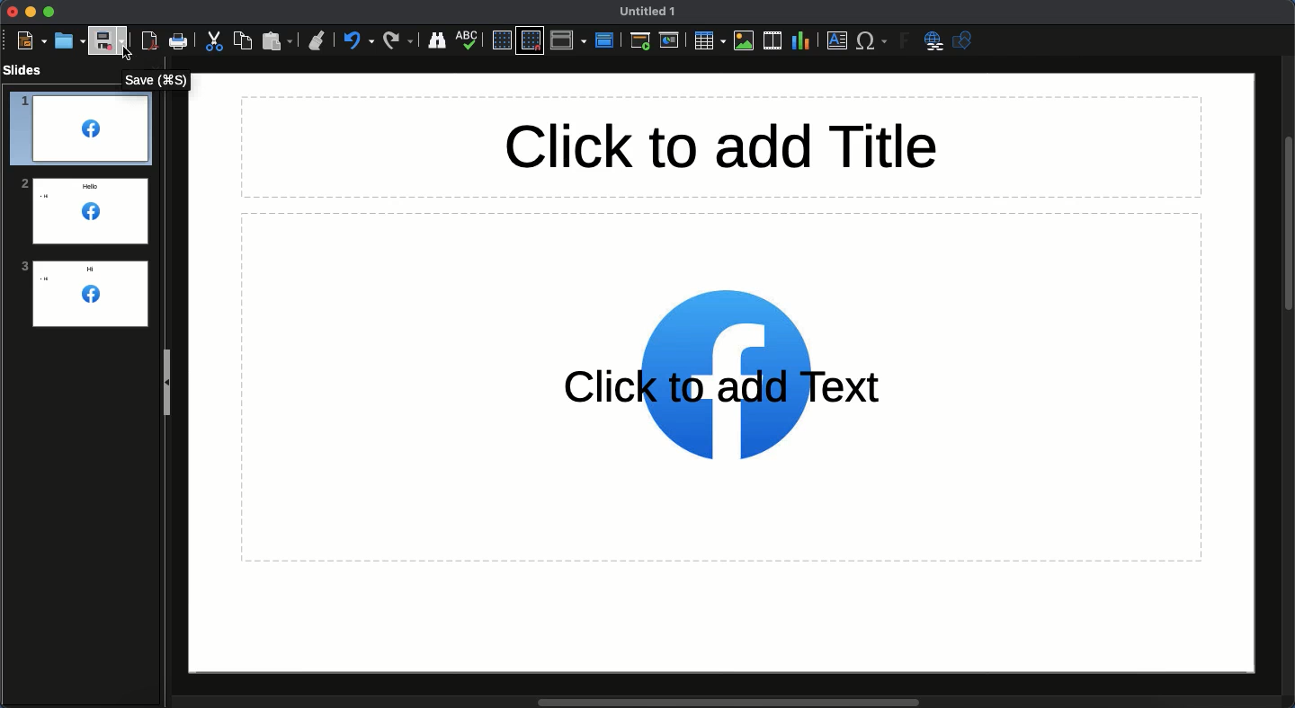 This screenshot has height=708, width=1295. Describe the element at coordinates (49, 13) in the screenshot. I see `Maximize` at that location.